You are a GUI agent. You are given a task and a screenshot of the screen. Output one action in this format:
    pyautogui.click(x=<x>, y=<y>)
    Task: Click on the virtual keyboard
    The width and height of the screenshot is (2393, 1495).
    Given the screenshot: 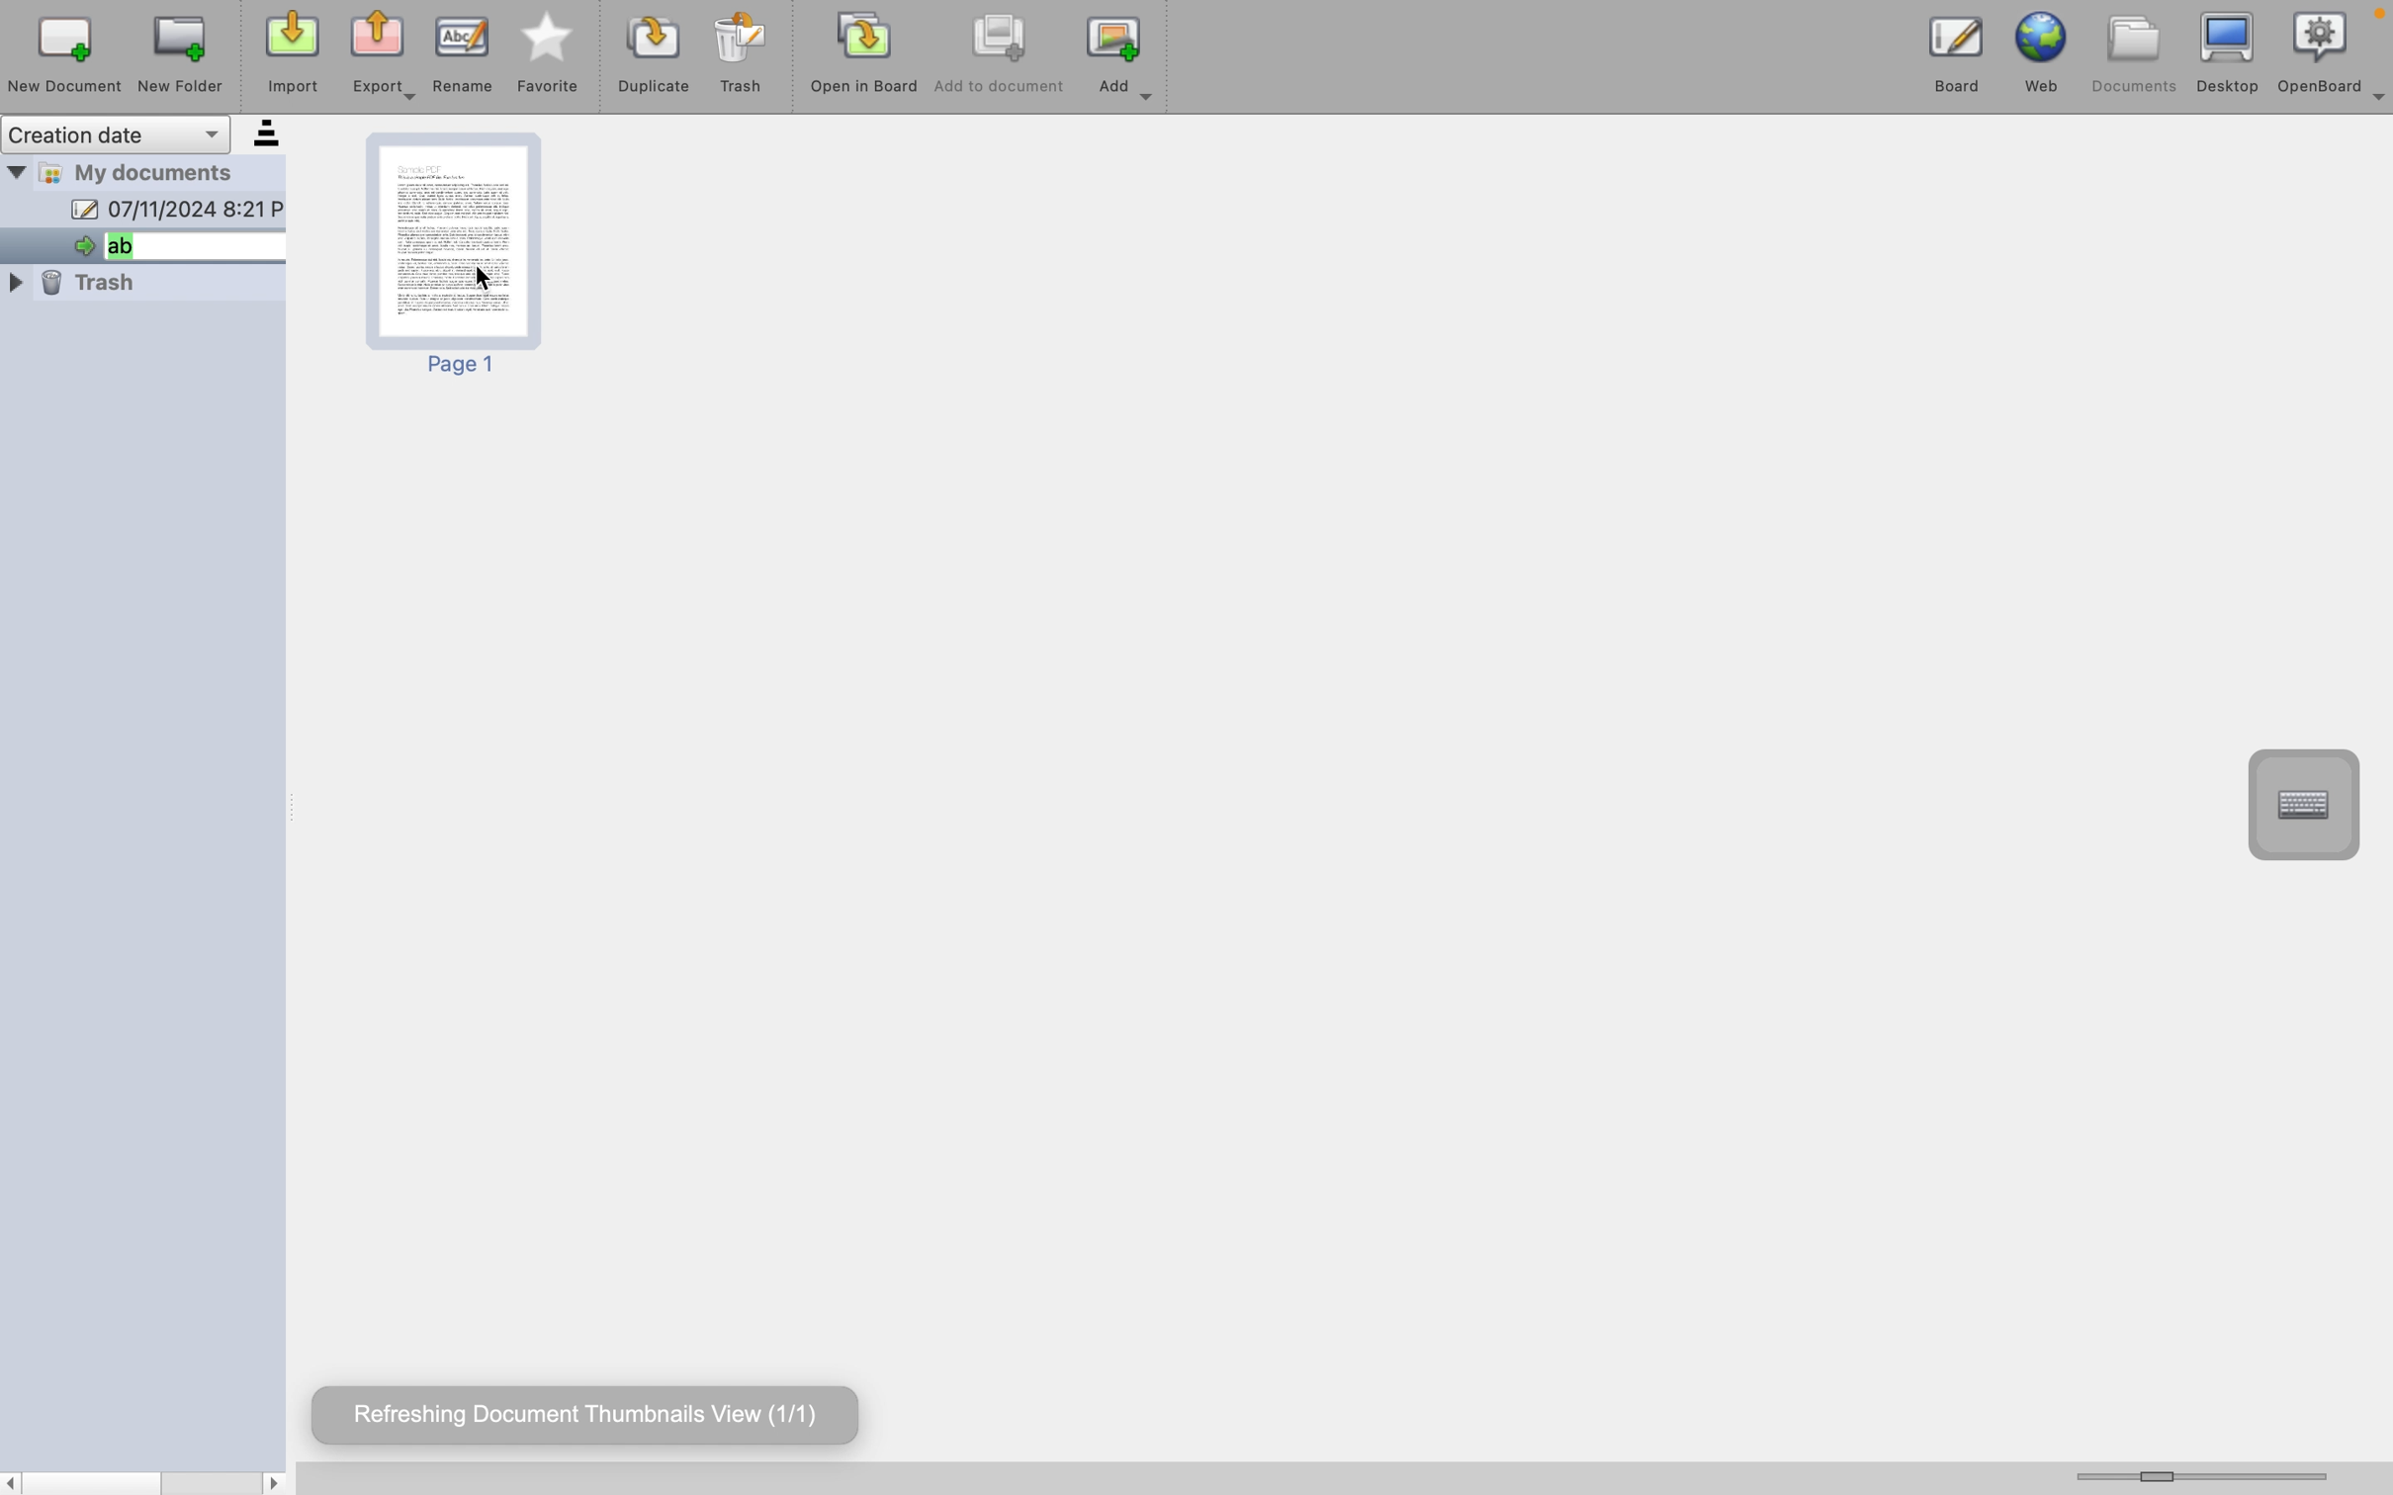 What is the action you would take?
    pyautogui.click(x=2307, y=804)
    